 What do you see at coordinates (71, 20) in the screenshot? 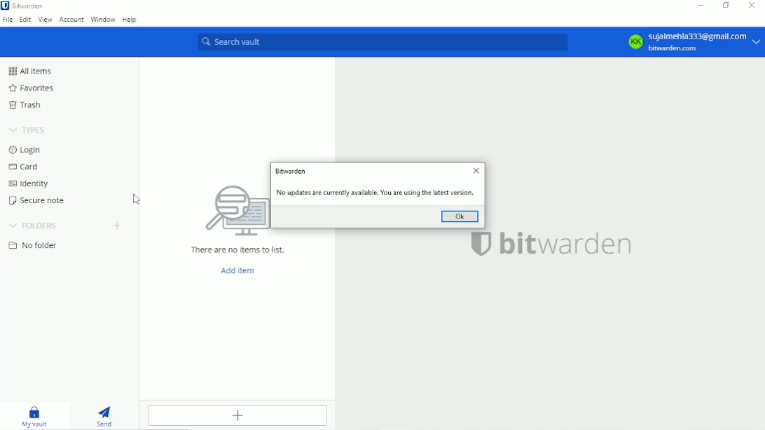
I see `Account` at bounding box center [71, 20].